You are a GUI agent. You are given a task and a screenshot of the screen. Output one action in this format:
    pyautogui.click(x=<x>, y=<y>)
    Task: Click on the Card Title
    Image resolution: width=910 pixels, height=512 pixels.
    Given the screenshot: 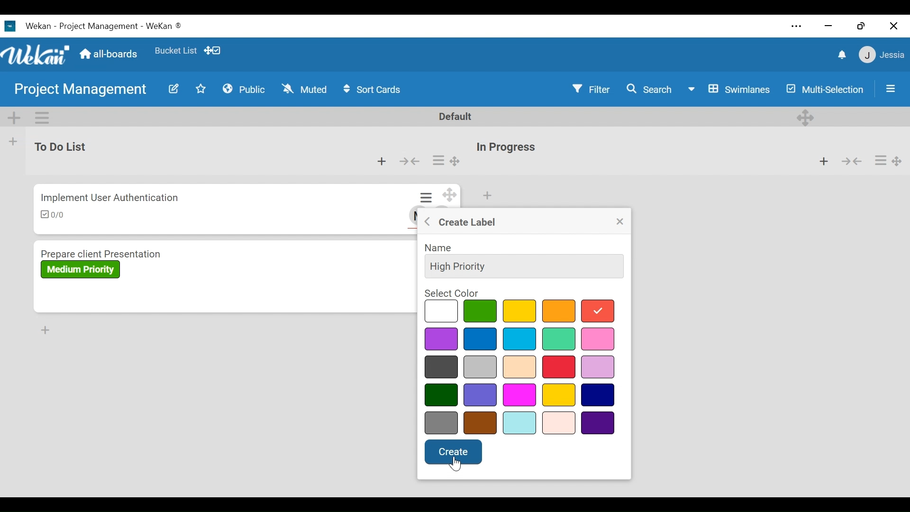 What is the action you would take?
    pyautogui.click(x=105, y=252)
    